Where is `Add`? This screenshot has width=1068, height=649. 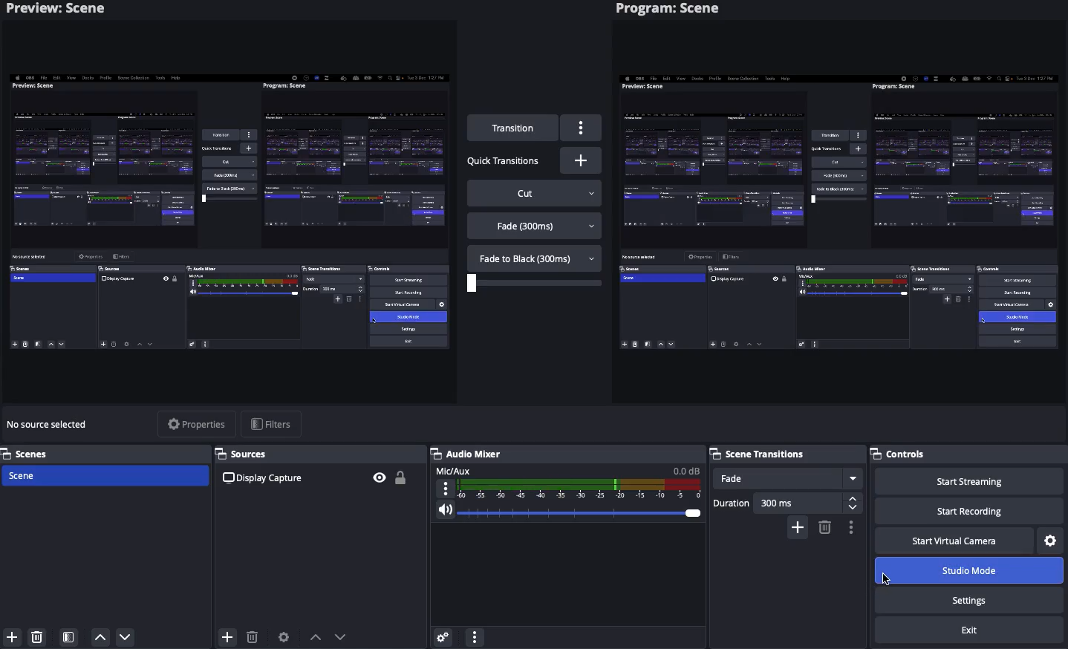
Add is located at coordinates (798, 528).